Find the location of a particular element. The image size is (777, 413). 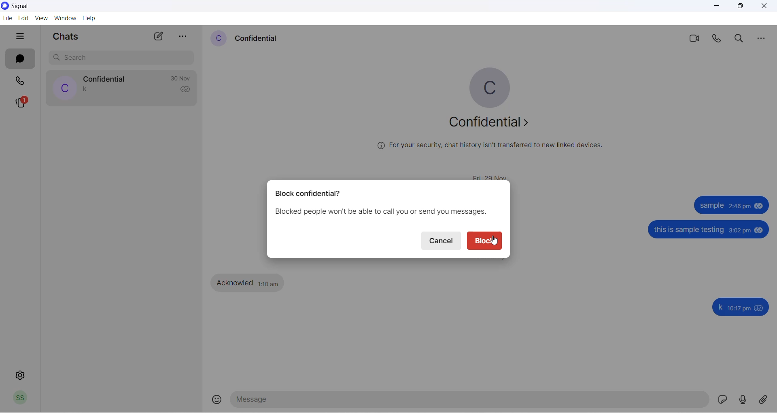

profile picture is located at coordinates (64, 87).